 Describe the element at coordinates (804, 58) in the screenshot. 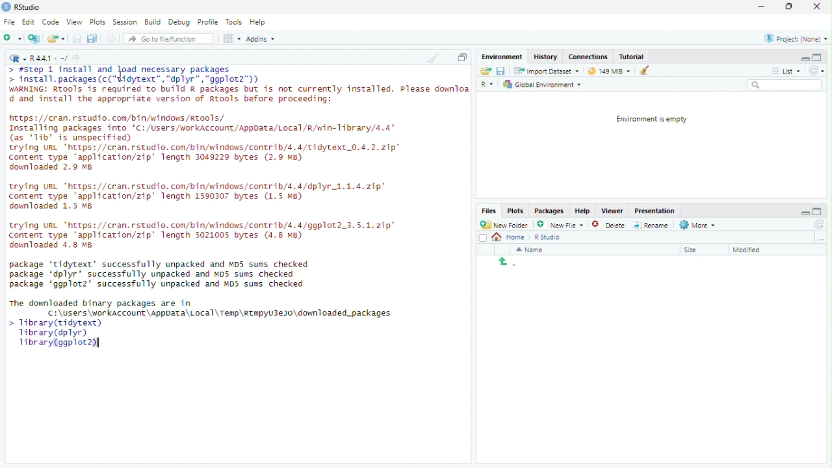

I see `Minimize` at that location.